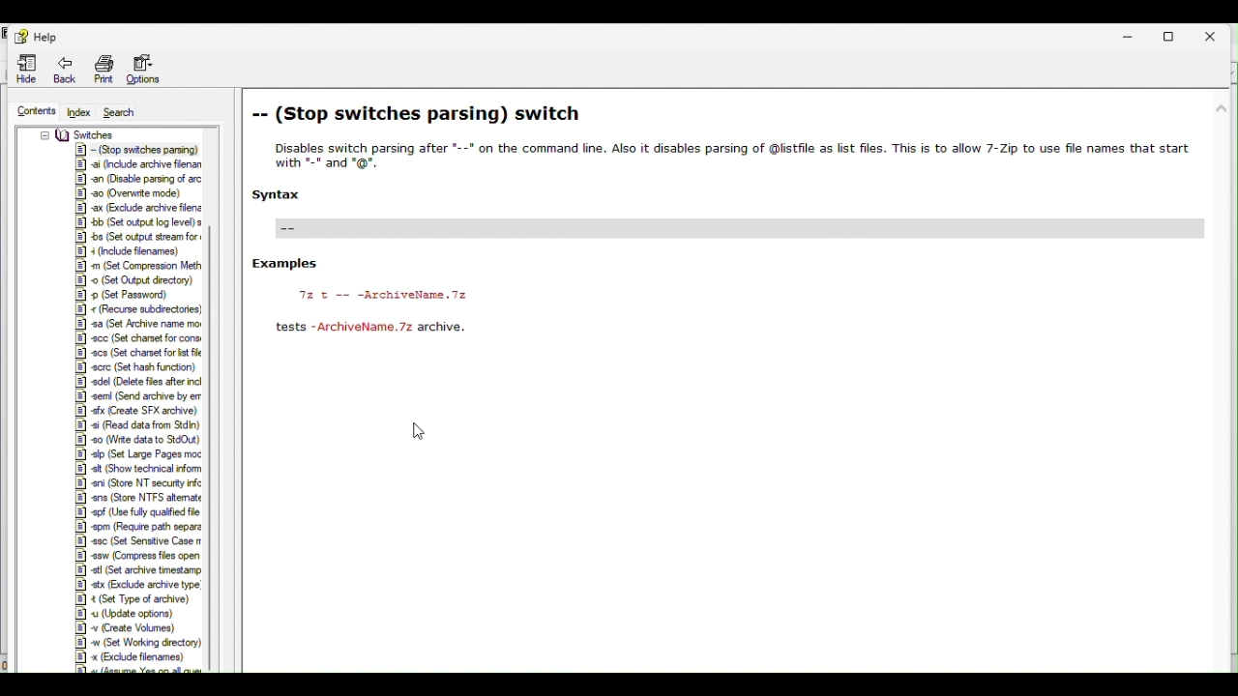 The width and height of the screenshot is (1238, 696). What do you see at coordinates (23, 68) in the screenshot?
I see `Hide` at bounding box center [23, 68].